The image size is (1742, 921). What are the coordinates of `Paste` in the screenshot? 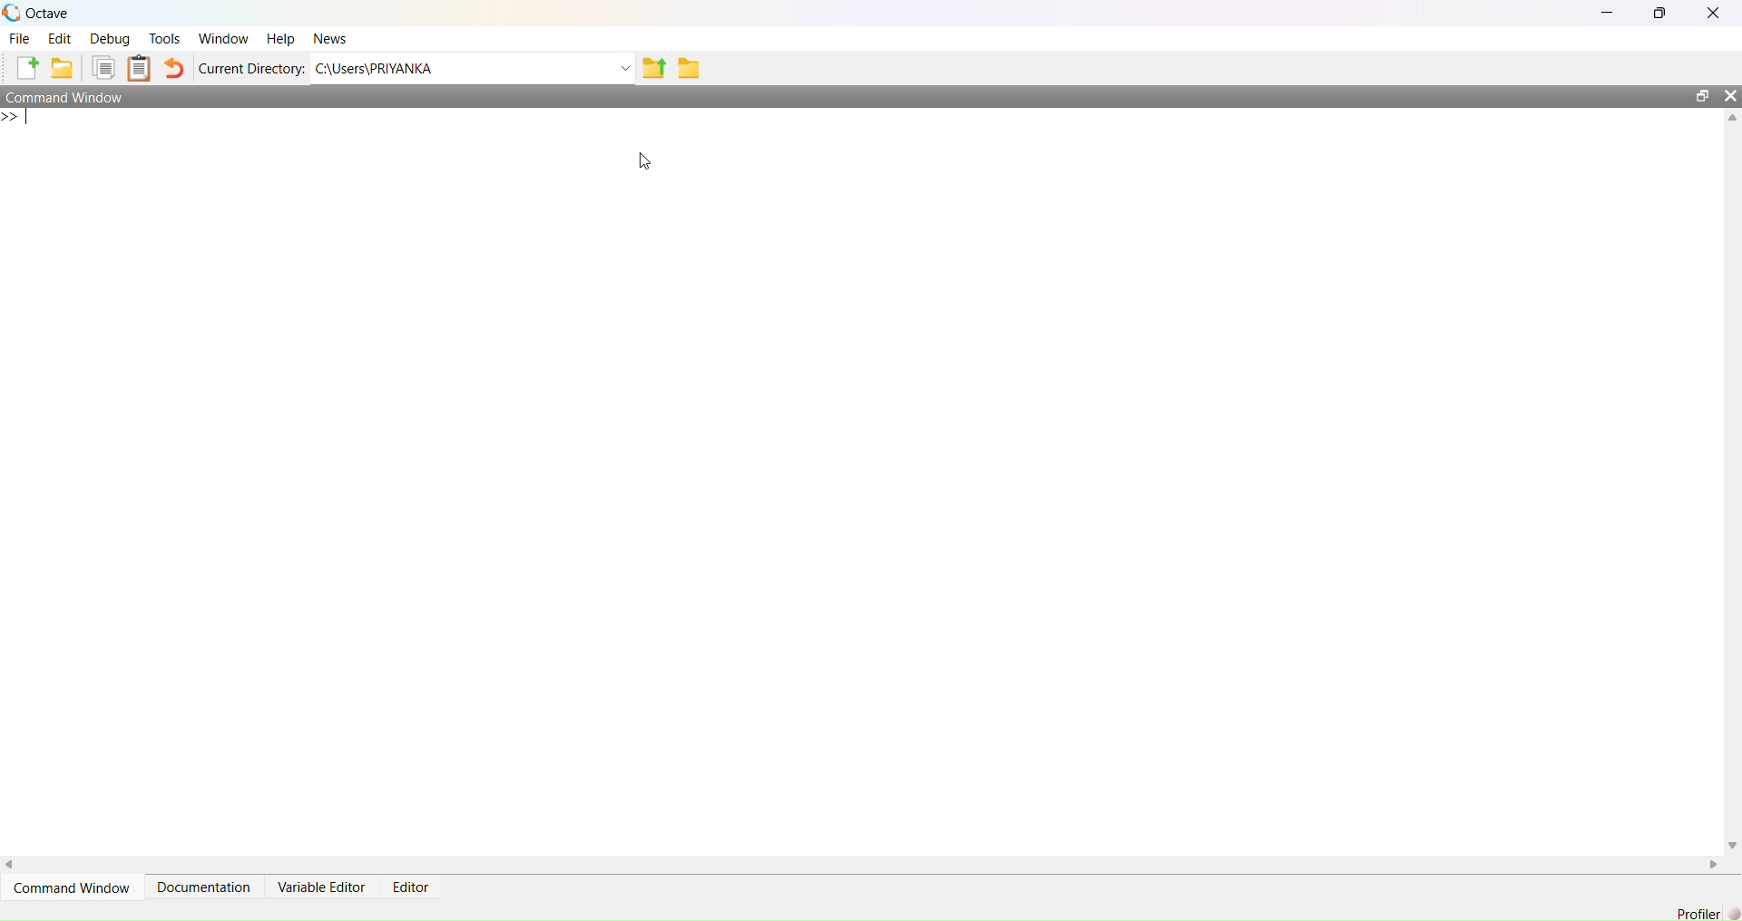 It's located at (140, 68).